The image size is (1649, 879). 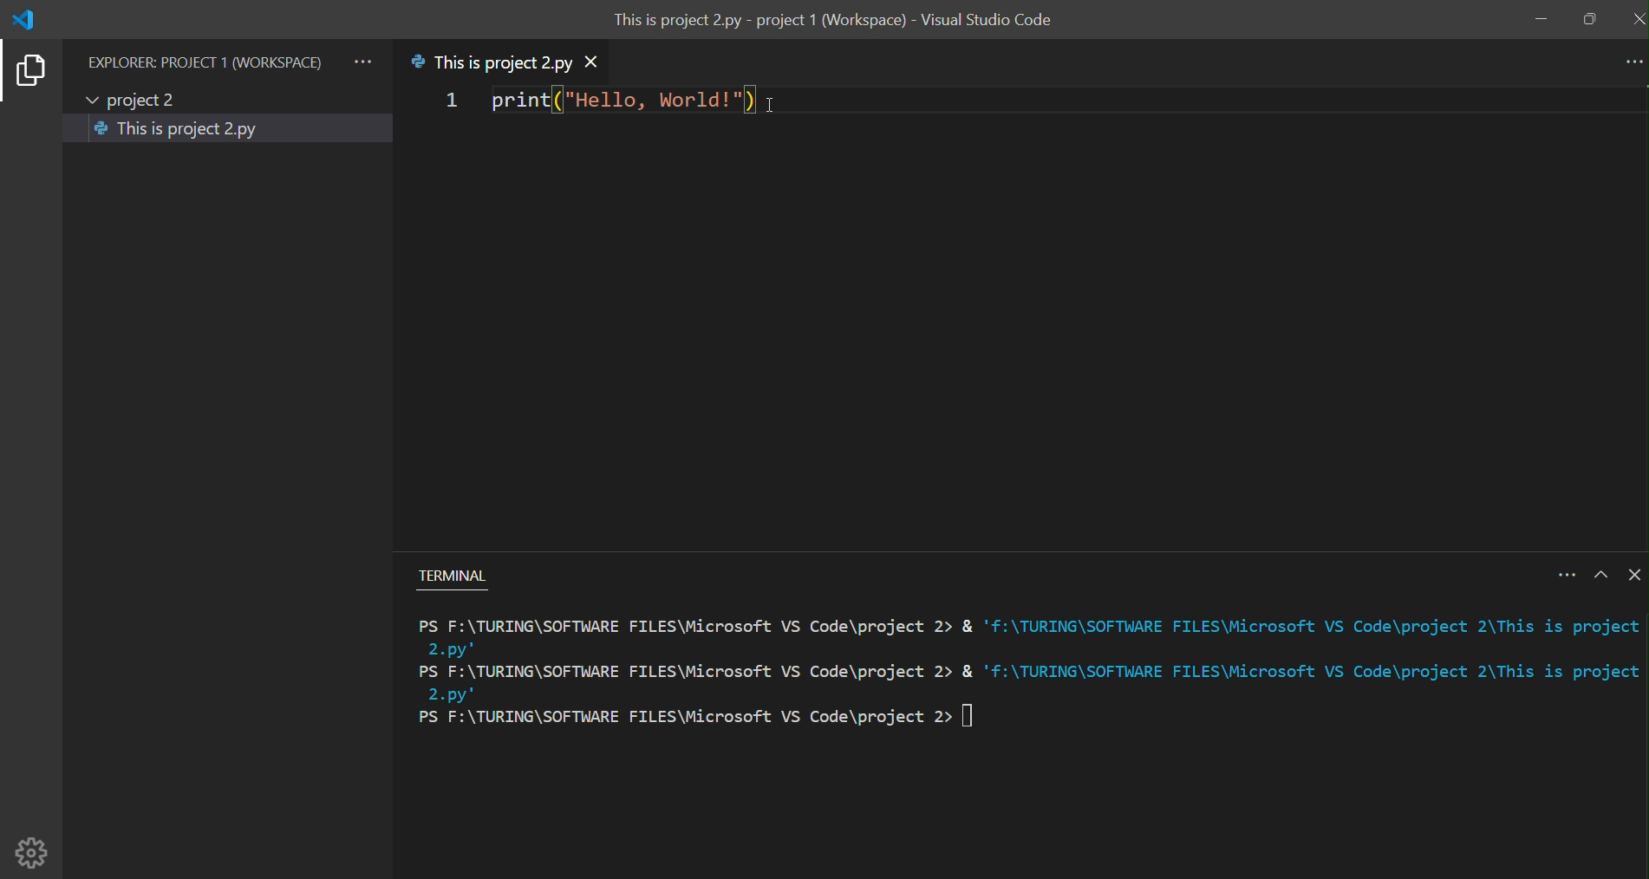 What do you see at coordinates (143, 101) in the screenshot?
I see `current open project` at bounding box center [143, 101].